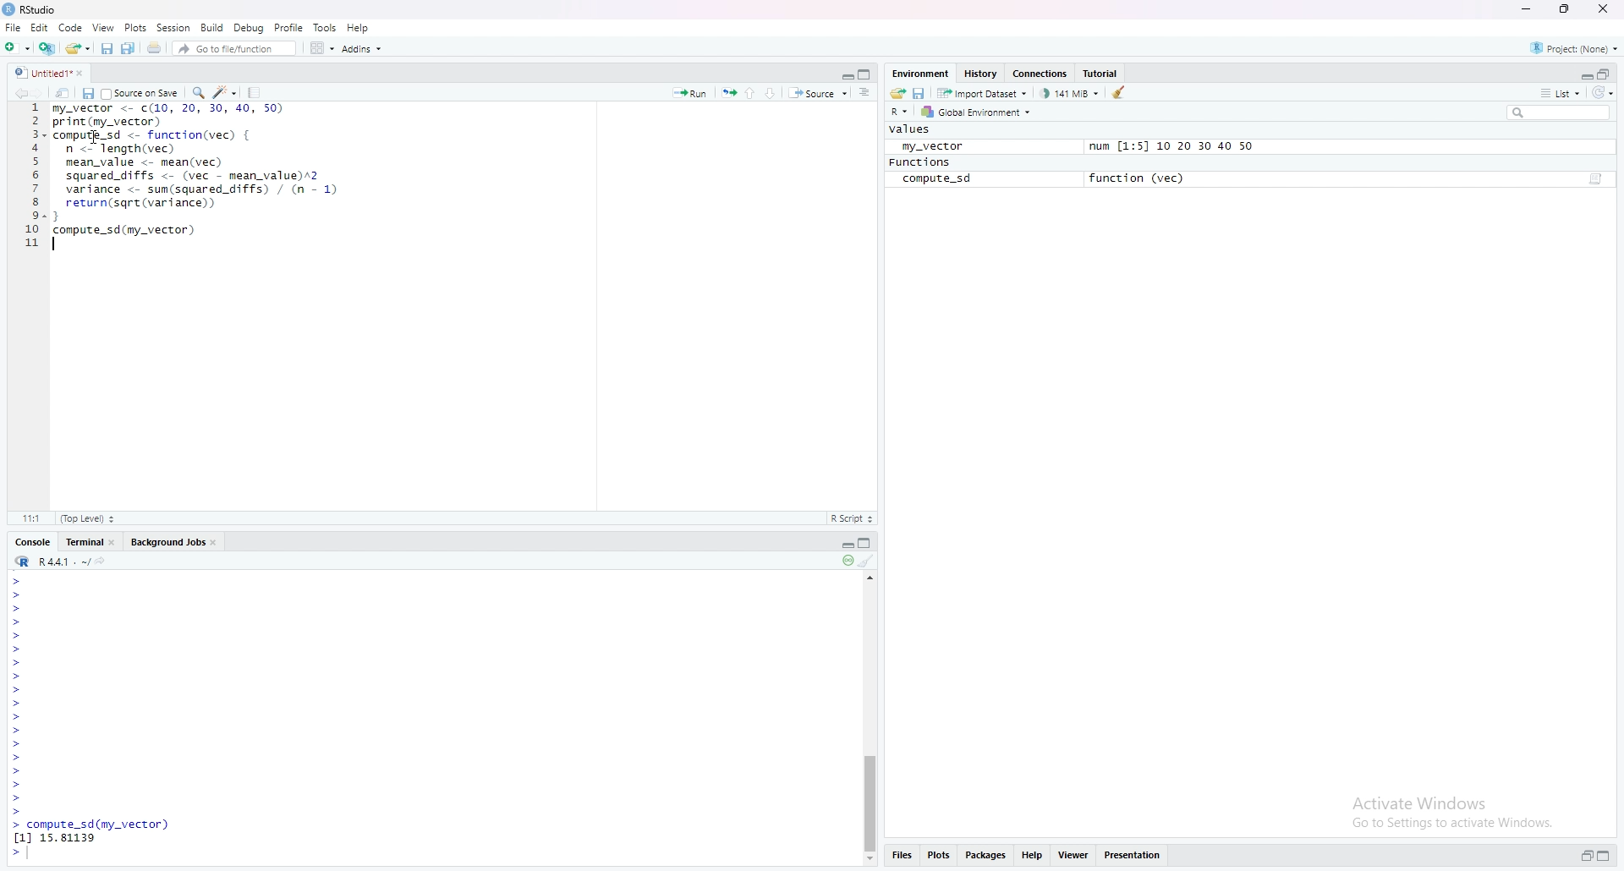 The image size is (1624, 871). What do you see at coordinates (18, 622) in the screenshot?
I see `Prompt cursor` at bounding box center [18, 622].